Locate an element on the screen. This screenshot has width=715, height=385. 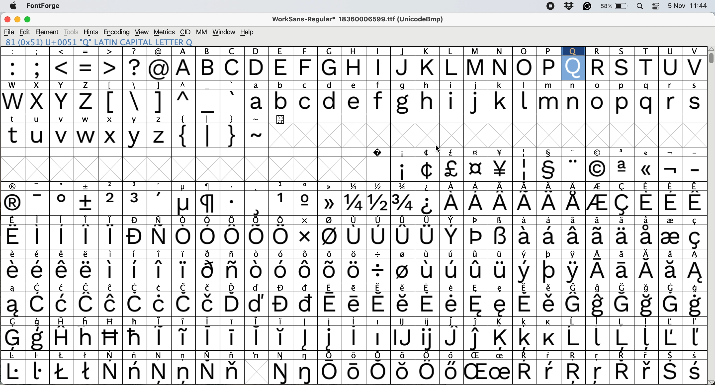
uppercase letter is located at coordinates (366, 68).